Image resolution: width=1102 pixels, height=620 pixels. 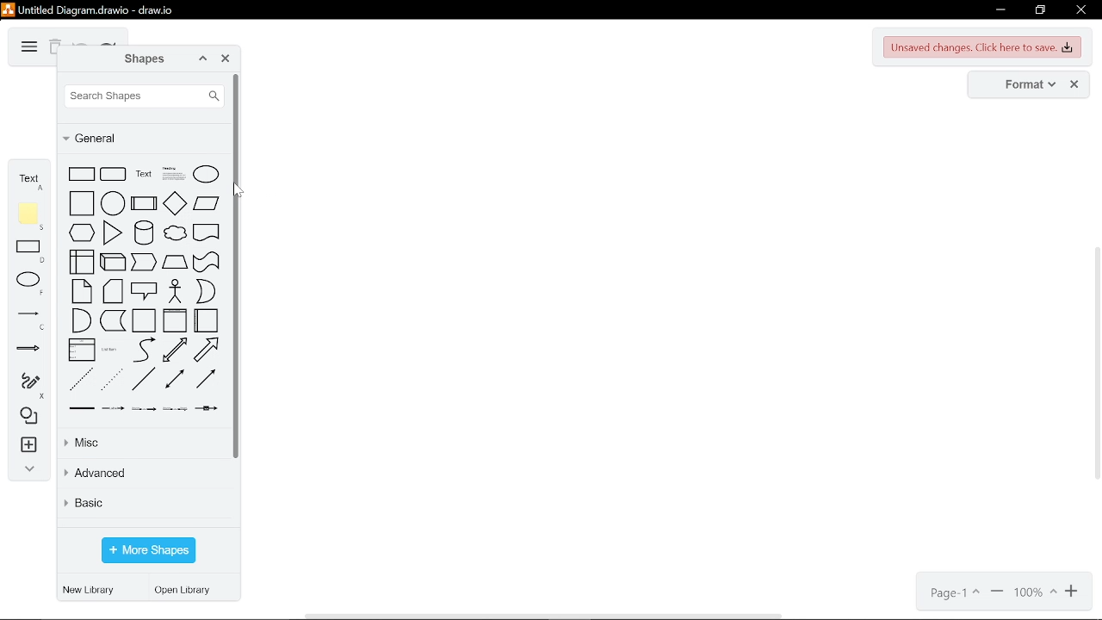 I want to click on text, so click(x=29, y=179).